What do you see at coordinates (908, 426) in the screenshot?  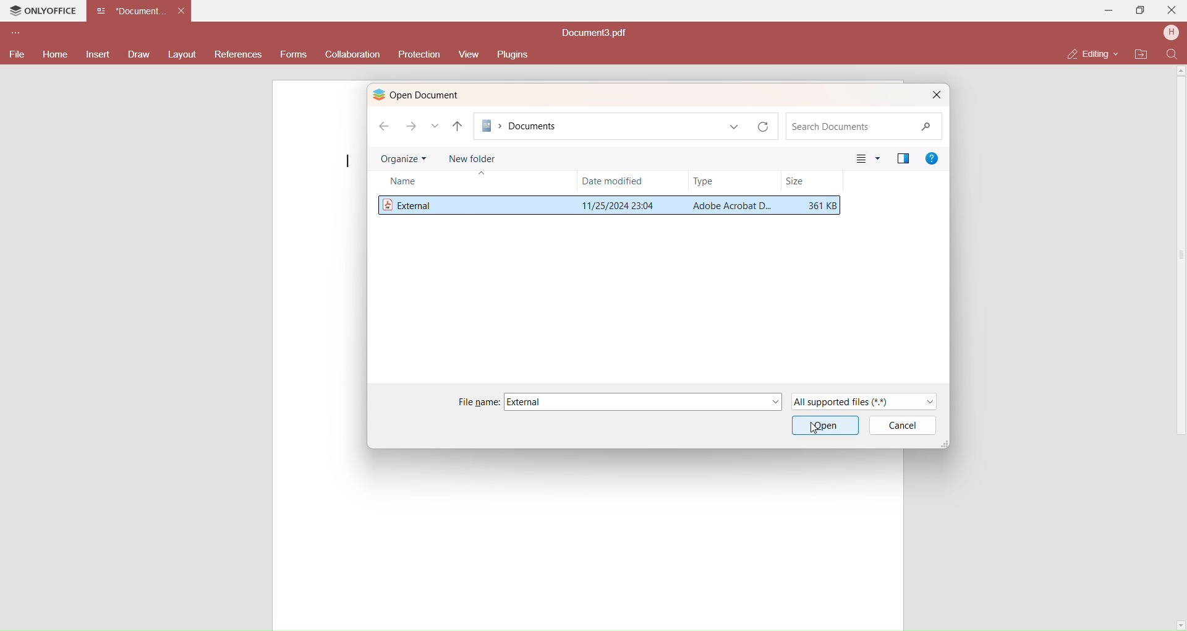 I see `Cancel` at bounding box center [908, 426].